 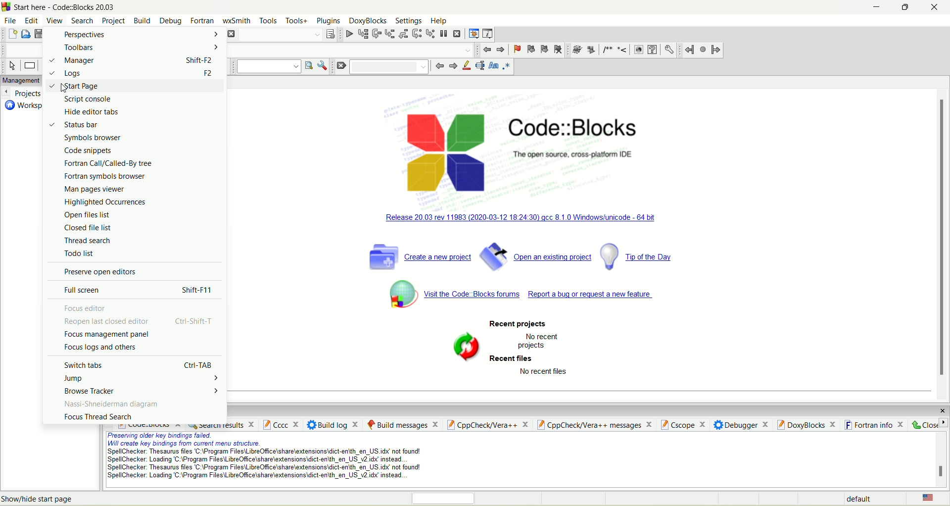 I want to click on Run doxywizard, so click(x=575, y=50).